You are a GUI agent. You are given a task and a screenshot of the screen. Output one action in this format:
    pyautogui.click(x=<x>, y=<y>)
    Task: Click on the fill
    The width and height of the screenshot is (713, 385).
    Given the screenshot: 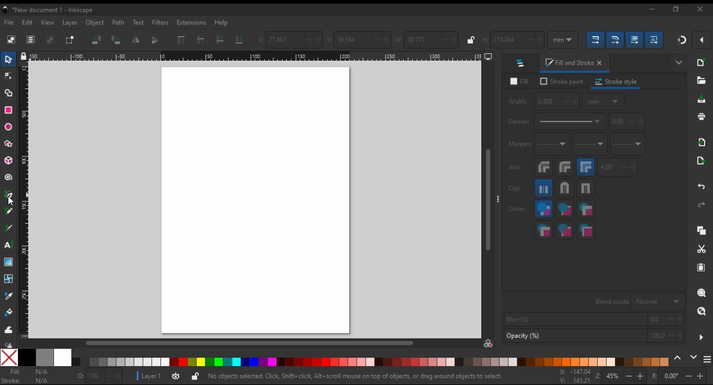 What is the action you would take?
    pyautogui.click(x=519, y=81)
    